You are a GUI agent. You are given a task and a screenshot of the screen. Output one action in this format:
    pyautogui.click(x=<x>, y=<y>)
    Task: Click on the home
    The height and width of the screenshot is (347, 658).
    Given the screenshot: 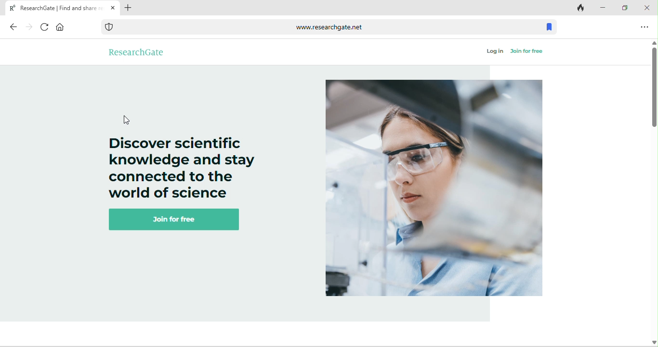 What is the action you would take?
    pyautogui.click(x=59, y=27)
    